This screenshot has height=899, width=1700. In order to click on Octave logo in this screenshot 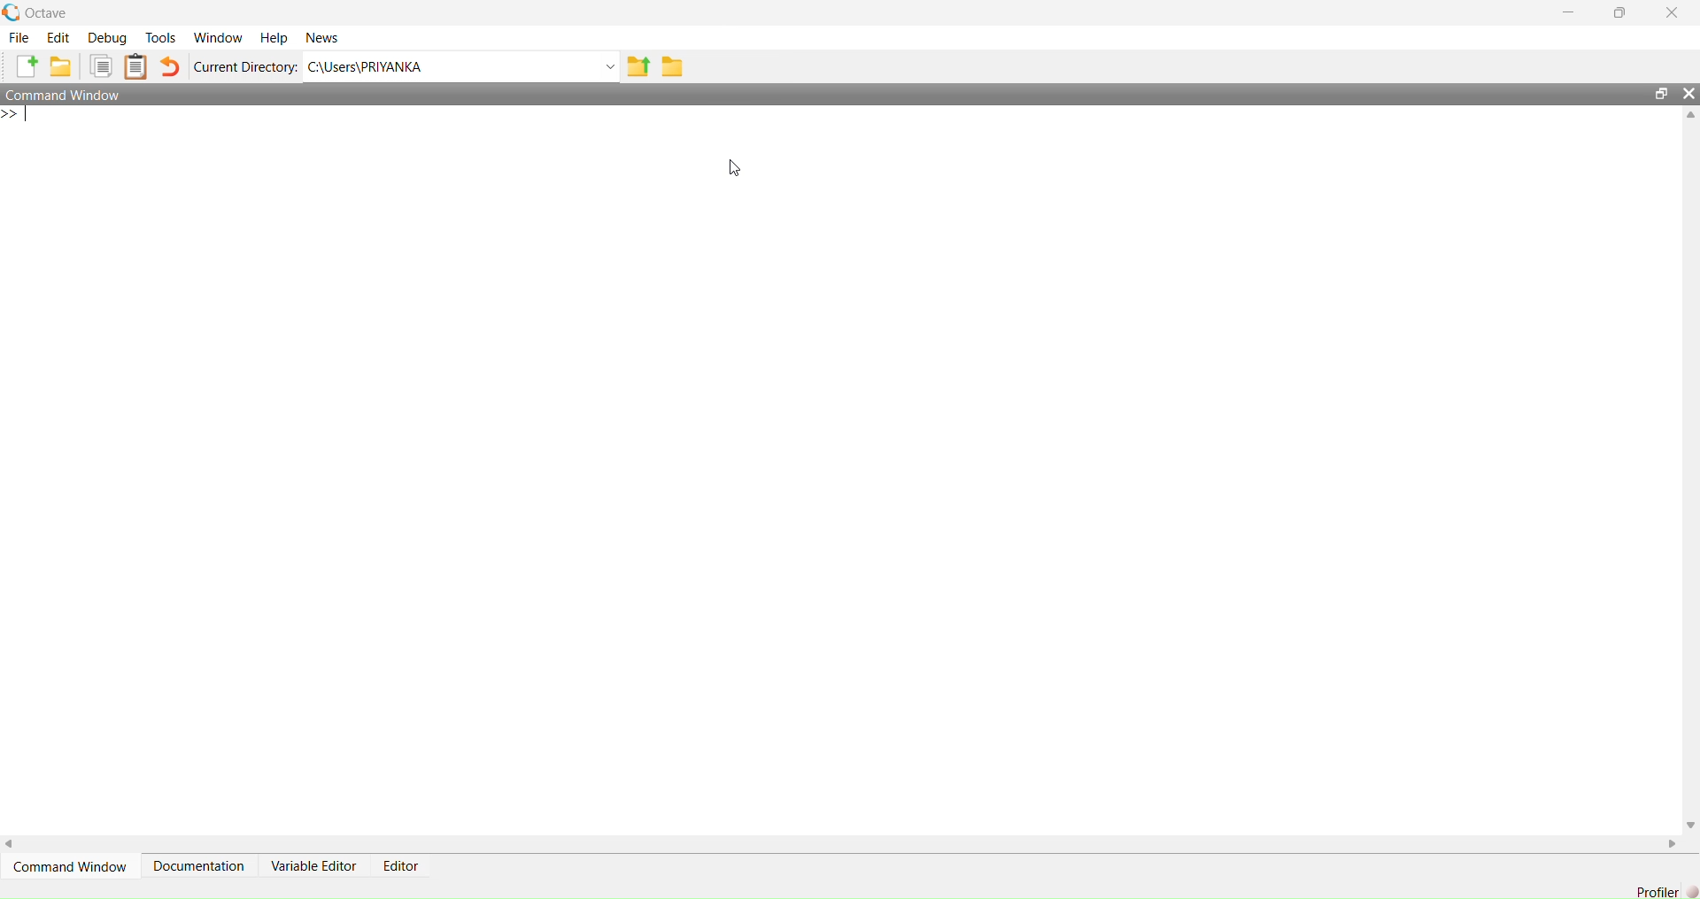, I will do `click(12, 12)`.